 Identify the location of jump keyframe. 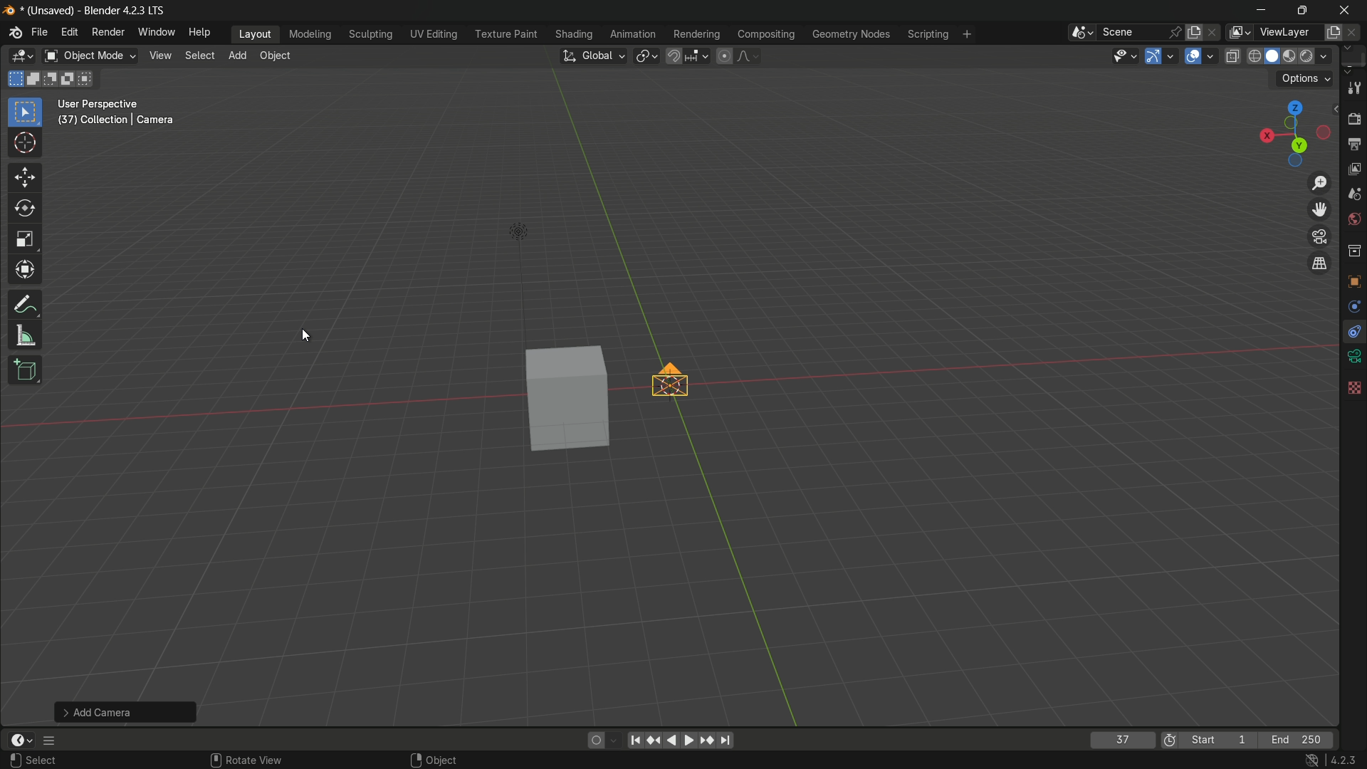
(708, 740).